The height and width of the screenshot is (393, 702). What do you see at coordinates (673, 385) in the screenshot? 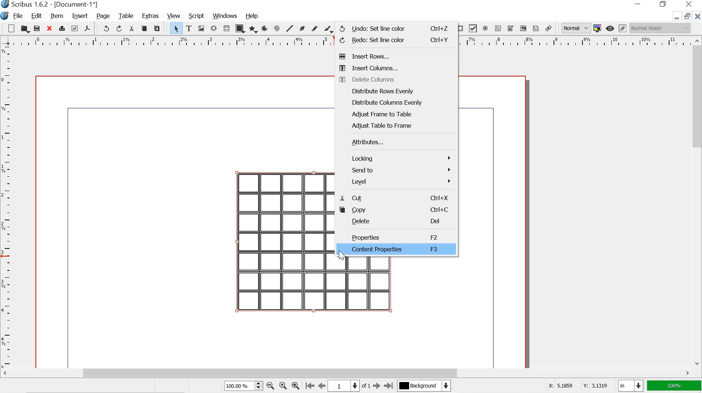
I see `100%` at bounding box center [673, 385].